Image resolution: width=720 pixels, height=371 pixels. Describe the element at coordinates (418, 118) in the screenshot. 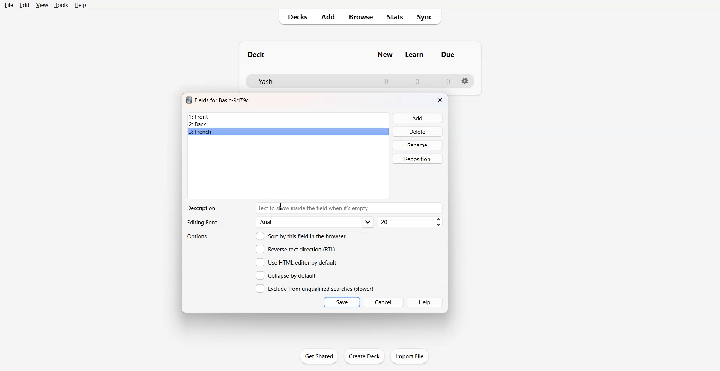

I see `Add` at that location.